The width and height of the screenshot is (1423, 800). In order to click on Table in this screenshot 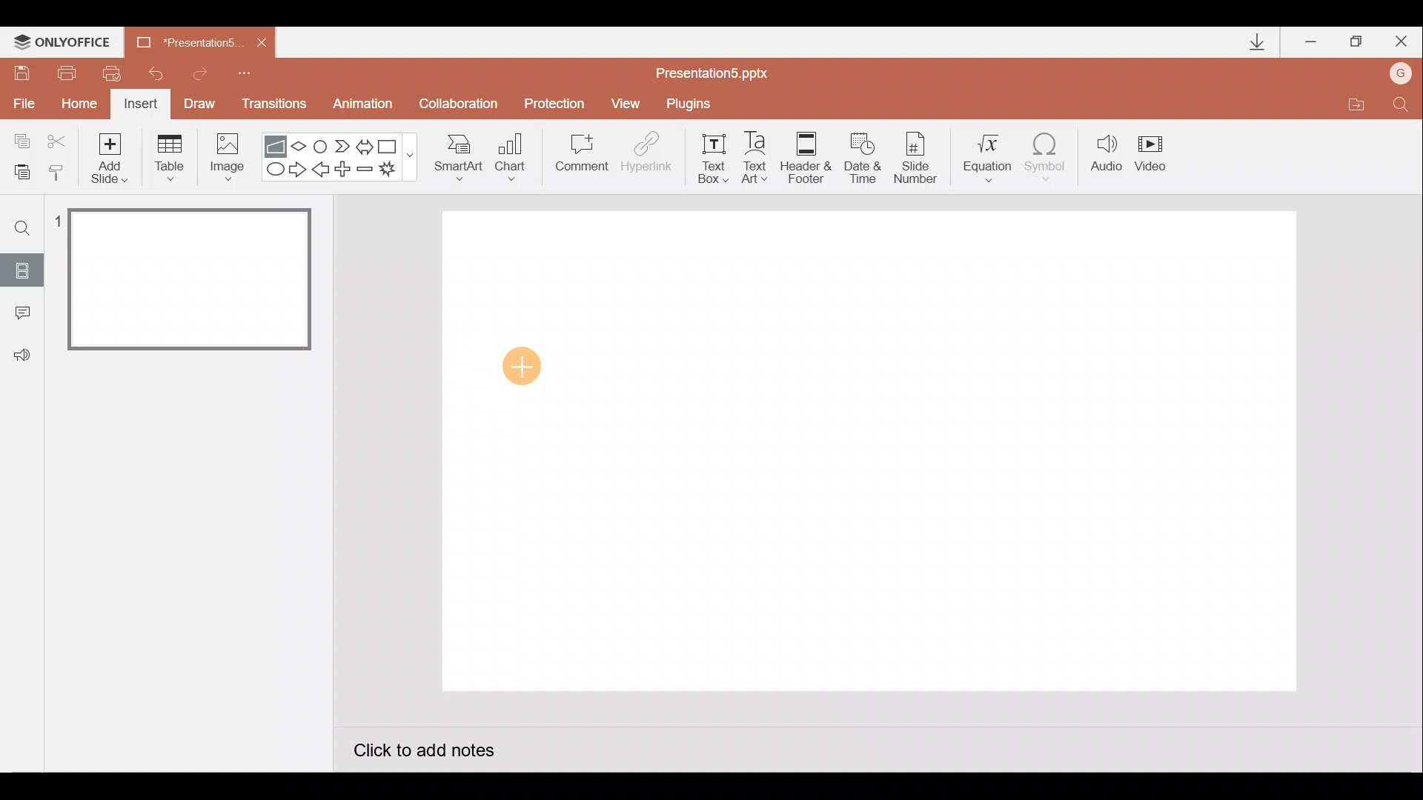, I will do `click(168, 156)`.